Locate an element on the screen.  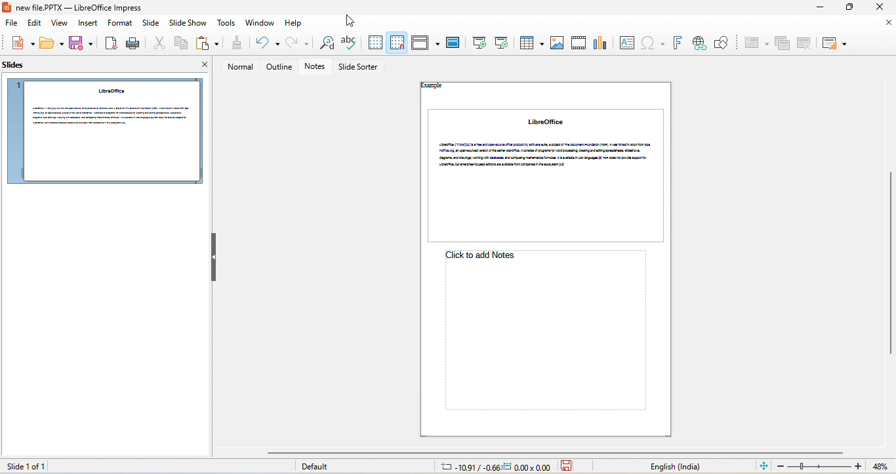
new slide is located at coordinates (755, 43).